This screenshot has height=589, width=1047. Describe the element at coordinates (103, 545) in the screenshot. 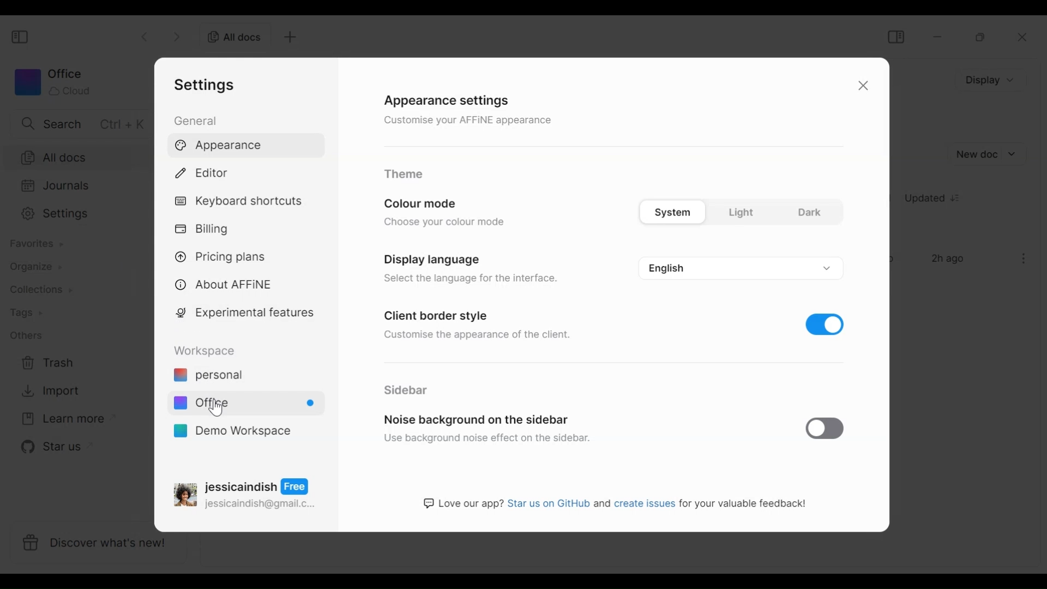

I see `Discover what's new` at that location.